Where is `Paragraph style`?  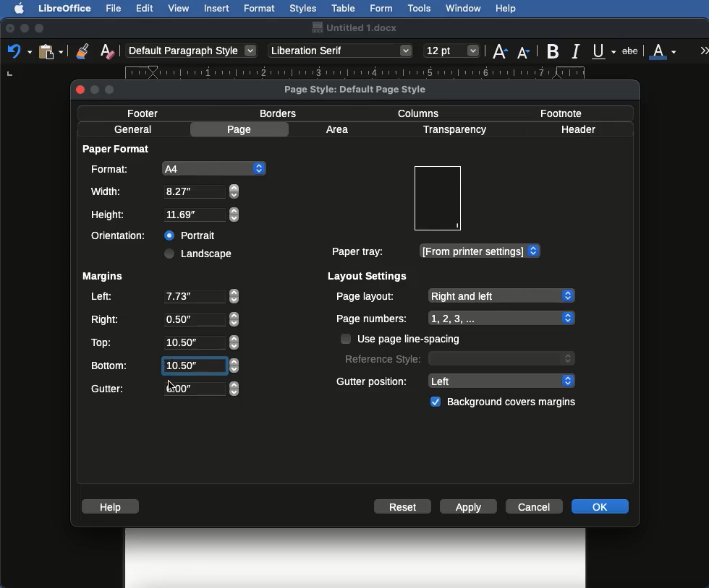
Paragraph style is located at coordinates (192, 51).